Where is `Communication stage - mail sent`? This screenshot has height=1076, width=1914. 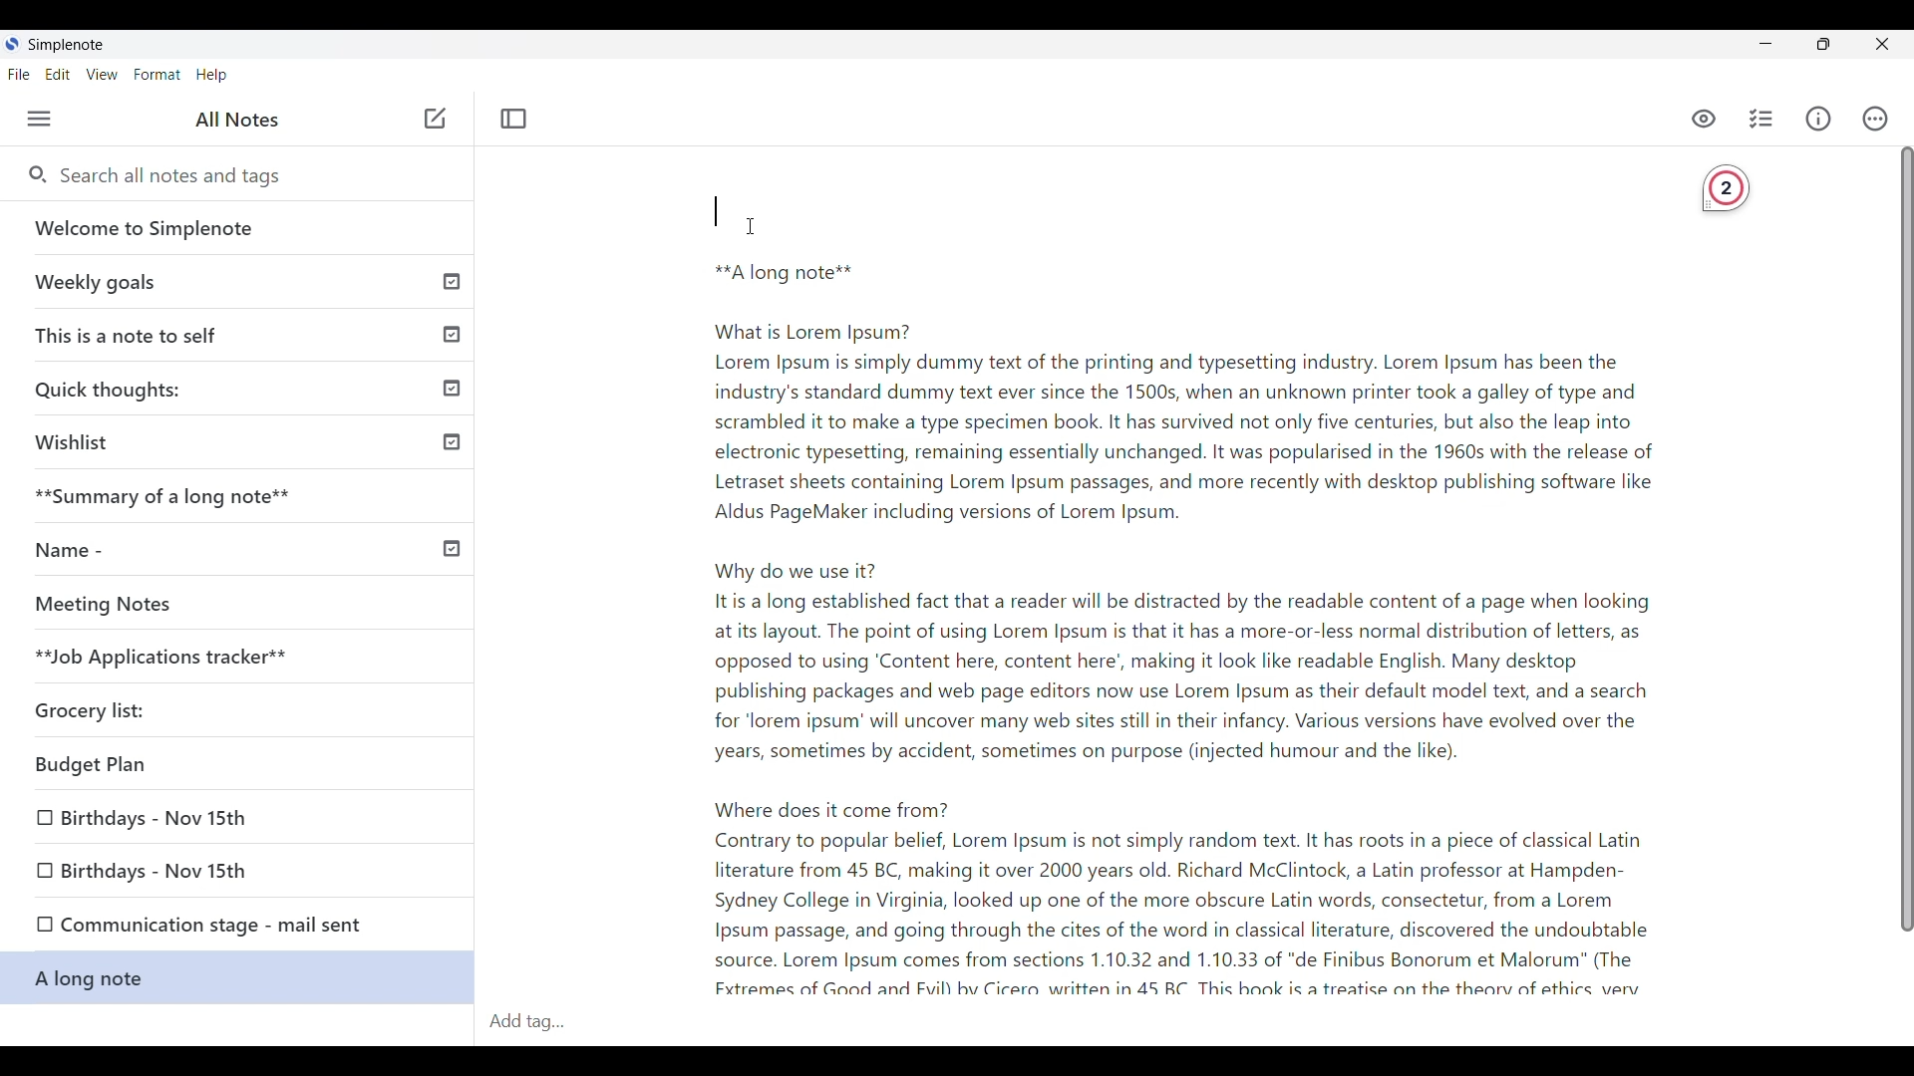
Communication stage - mail sent is located at coordinates (236, 928).